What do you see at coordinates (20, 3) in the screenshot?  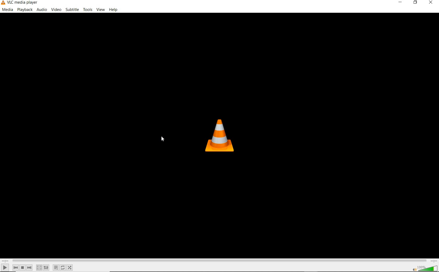 I see `system name` at bounding box center [20, 3].